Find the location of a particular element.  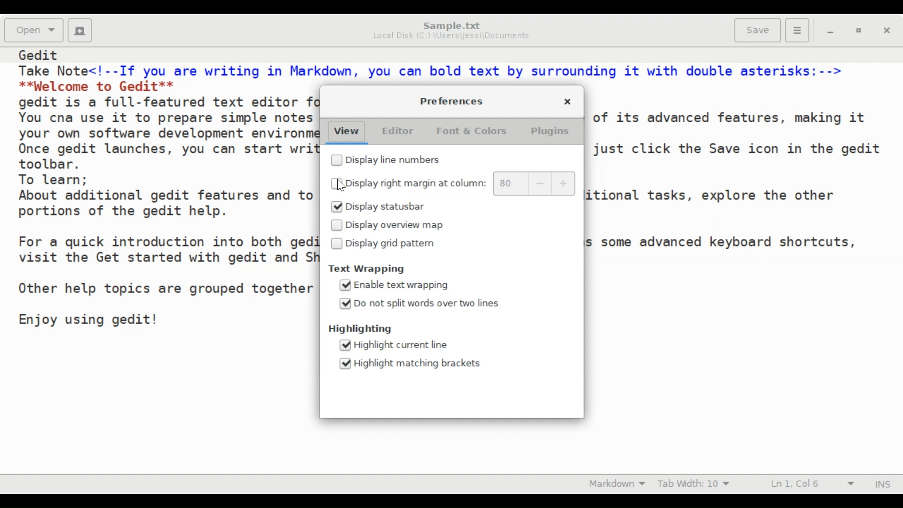

(un)select Highlight current line is located at coordinates (399, 346).